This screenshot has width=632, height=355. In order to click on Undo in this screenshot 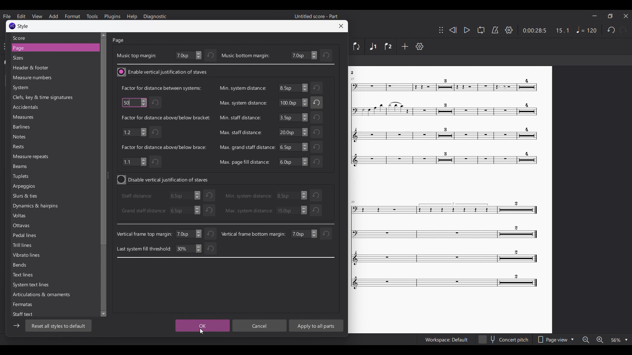, I will do `click(210, 210)`.